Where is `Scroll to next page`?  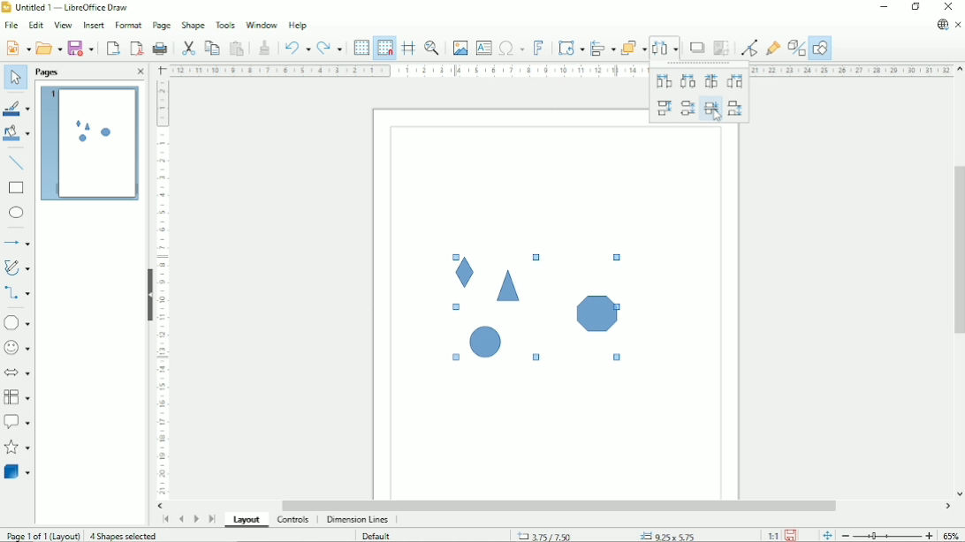
Scroll to next page is located at coordinates (196, 517).